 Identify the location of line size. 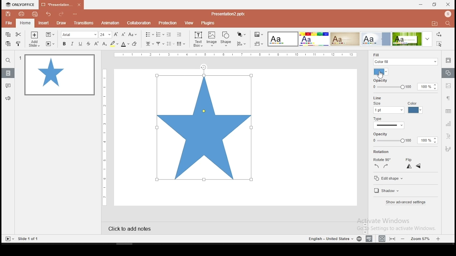
(389, 108).